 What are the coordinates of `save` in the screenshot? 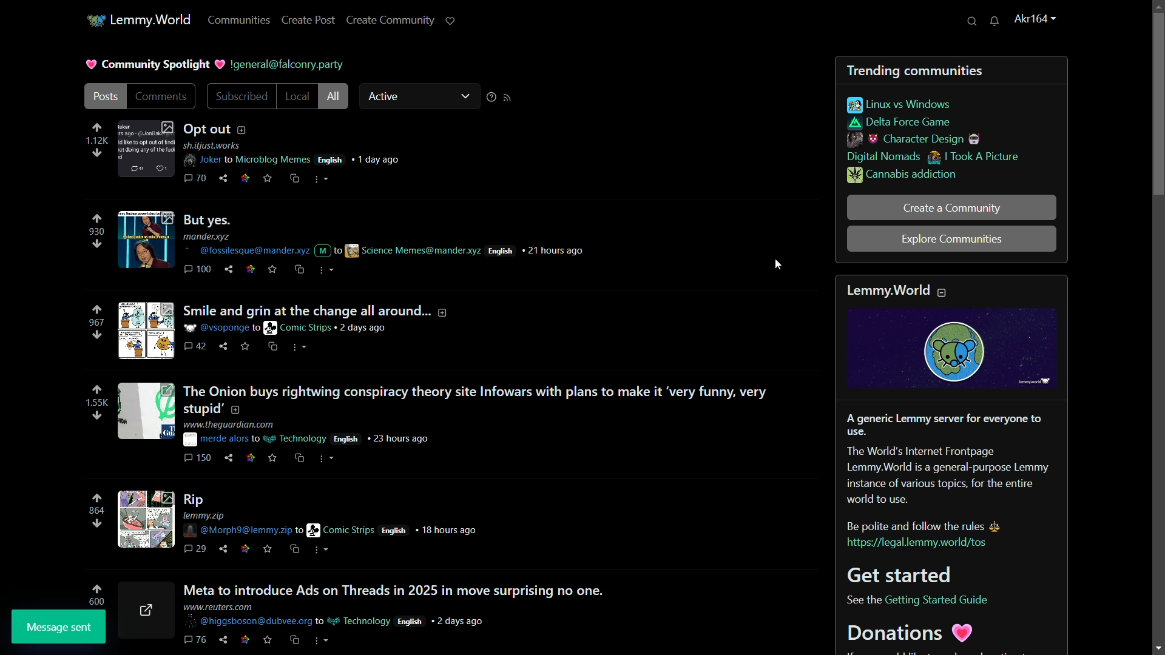 It's located at (268, 640).